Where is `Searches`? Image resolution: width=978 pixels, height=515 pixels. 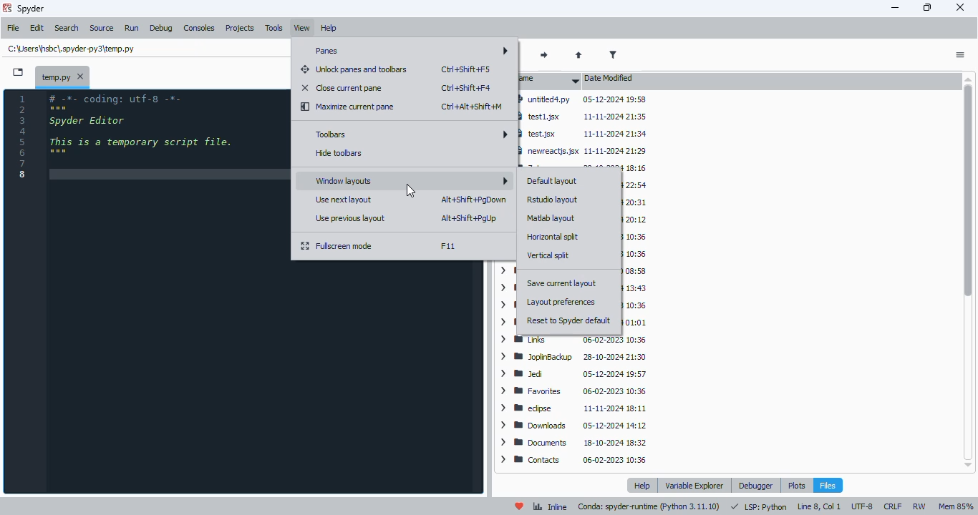
Searches is located at coordinates (633, 237).